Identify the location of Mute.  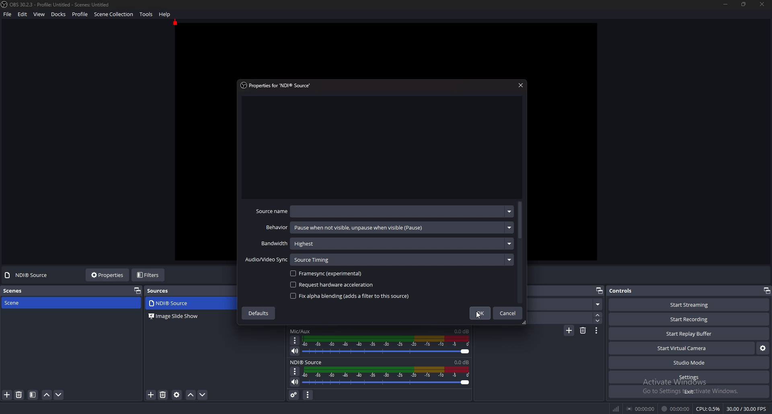
(293, 382).